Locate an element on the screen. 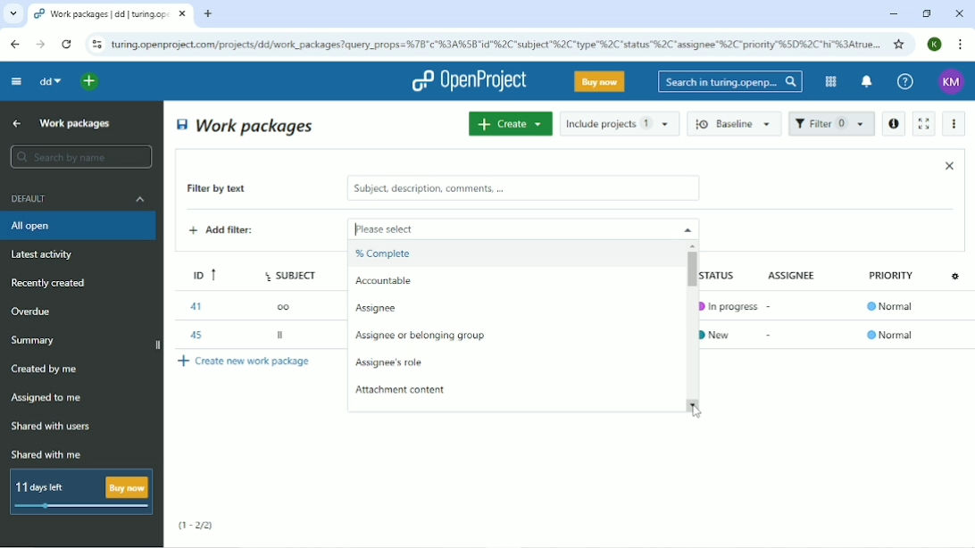 This screenshot has height=548, width=975. Shared with users is located at coordinates (52, 427).